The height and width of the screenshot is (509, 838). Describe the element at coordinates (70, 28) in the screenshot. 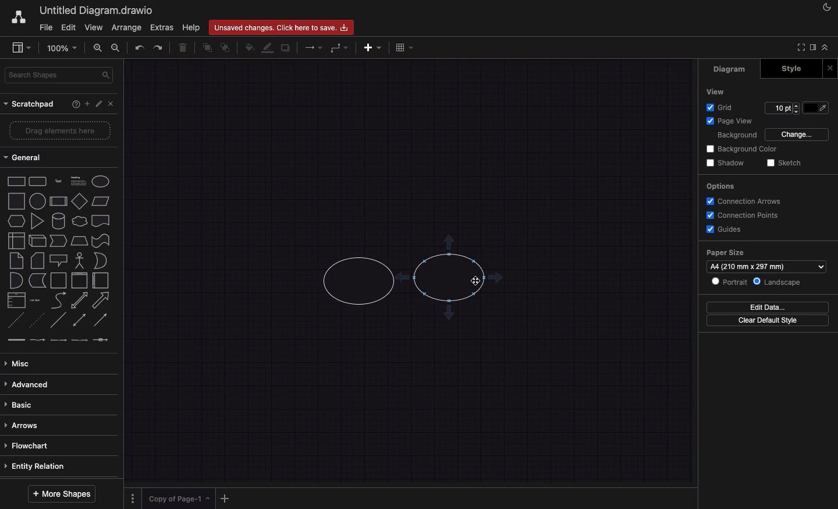

I see `edit` at that location.